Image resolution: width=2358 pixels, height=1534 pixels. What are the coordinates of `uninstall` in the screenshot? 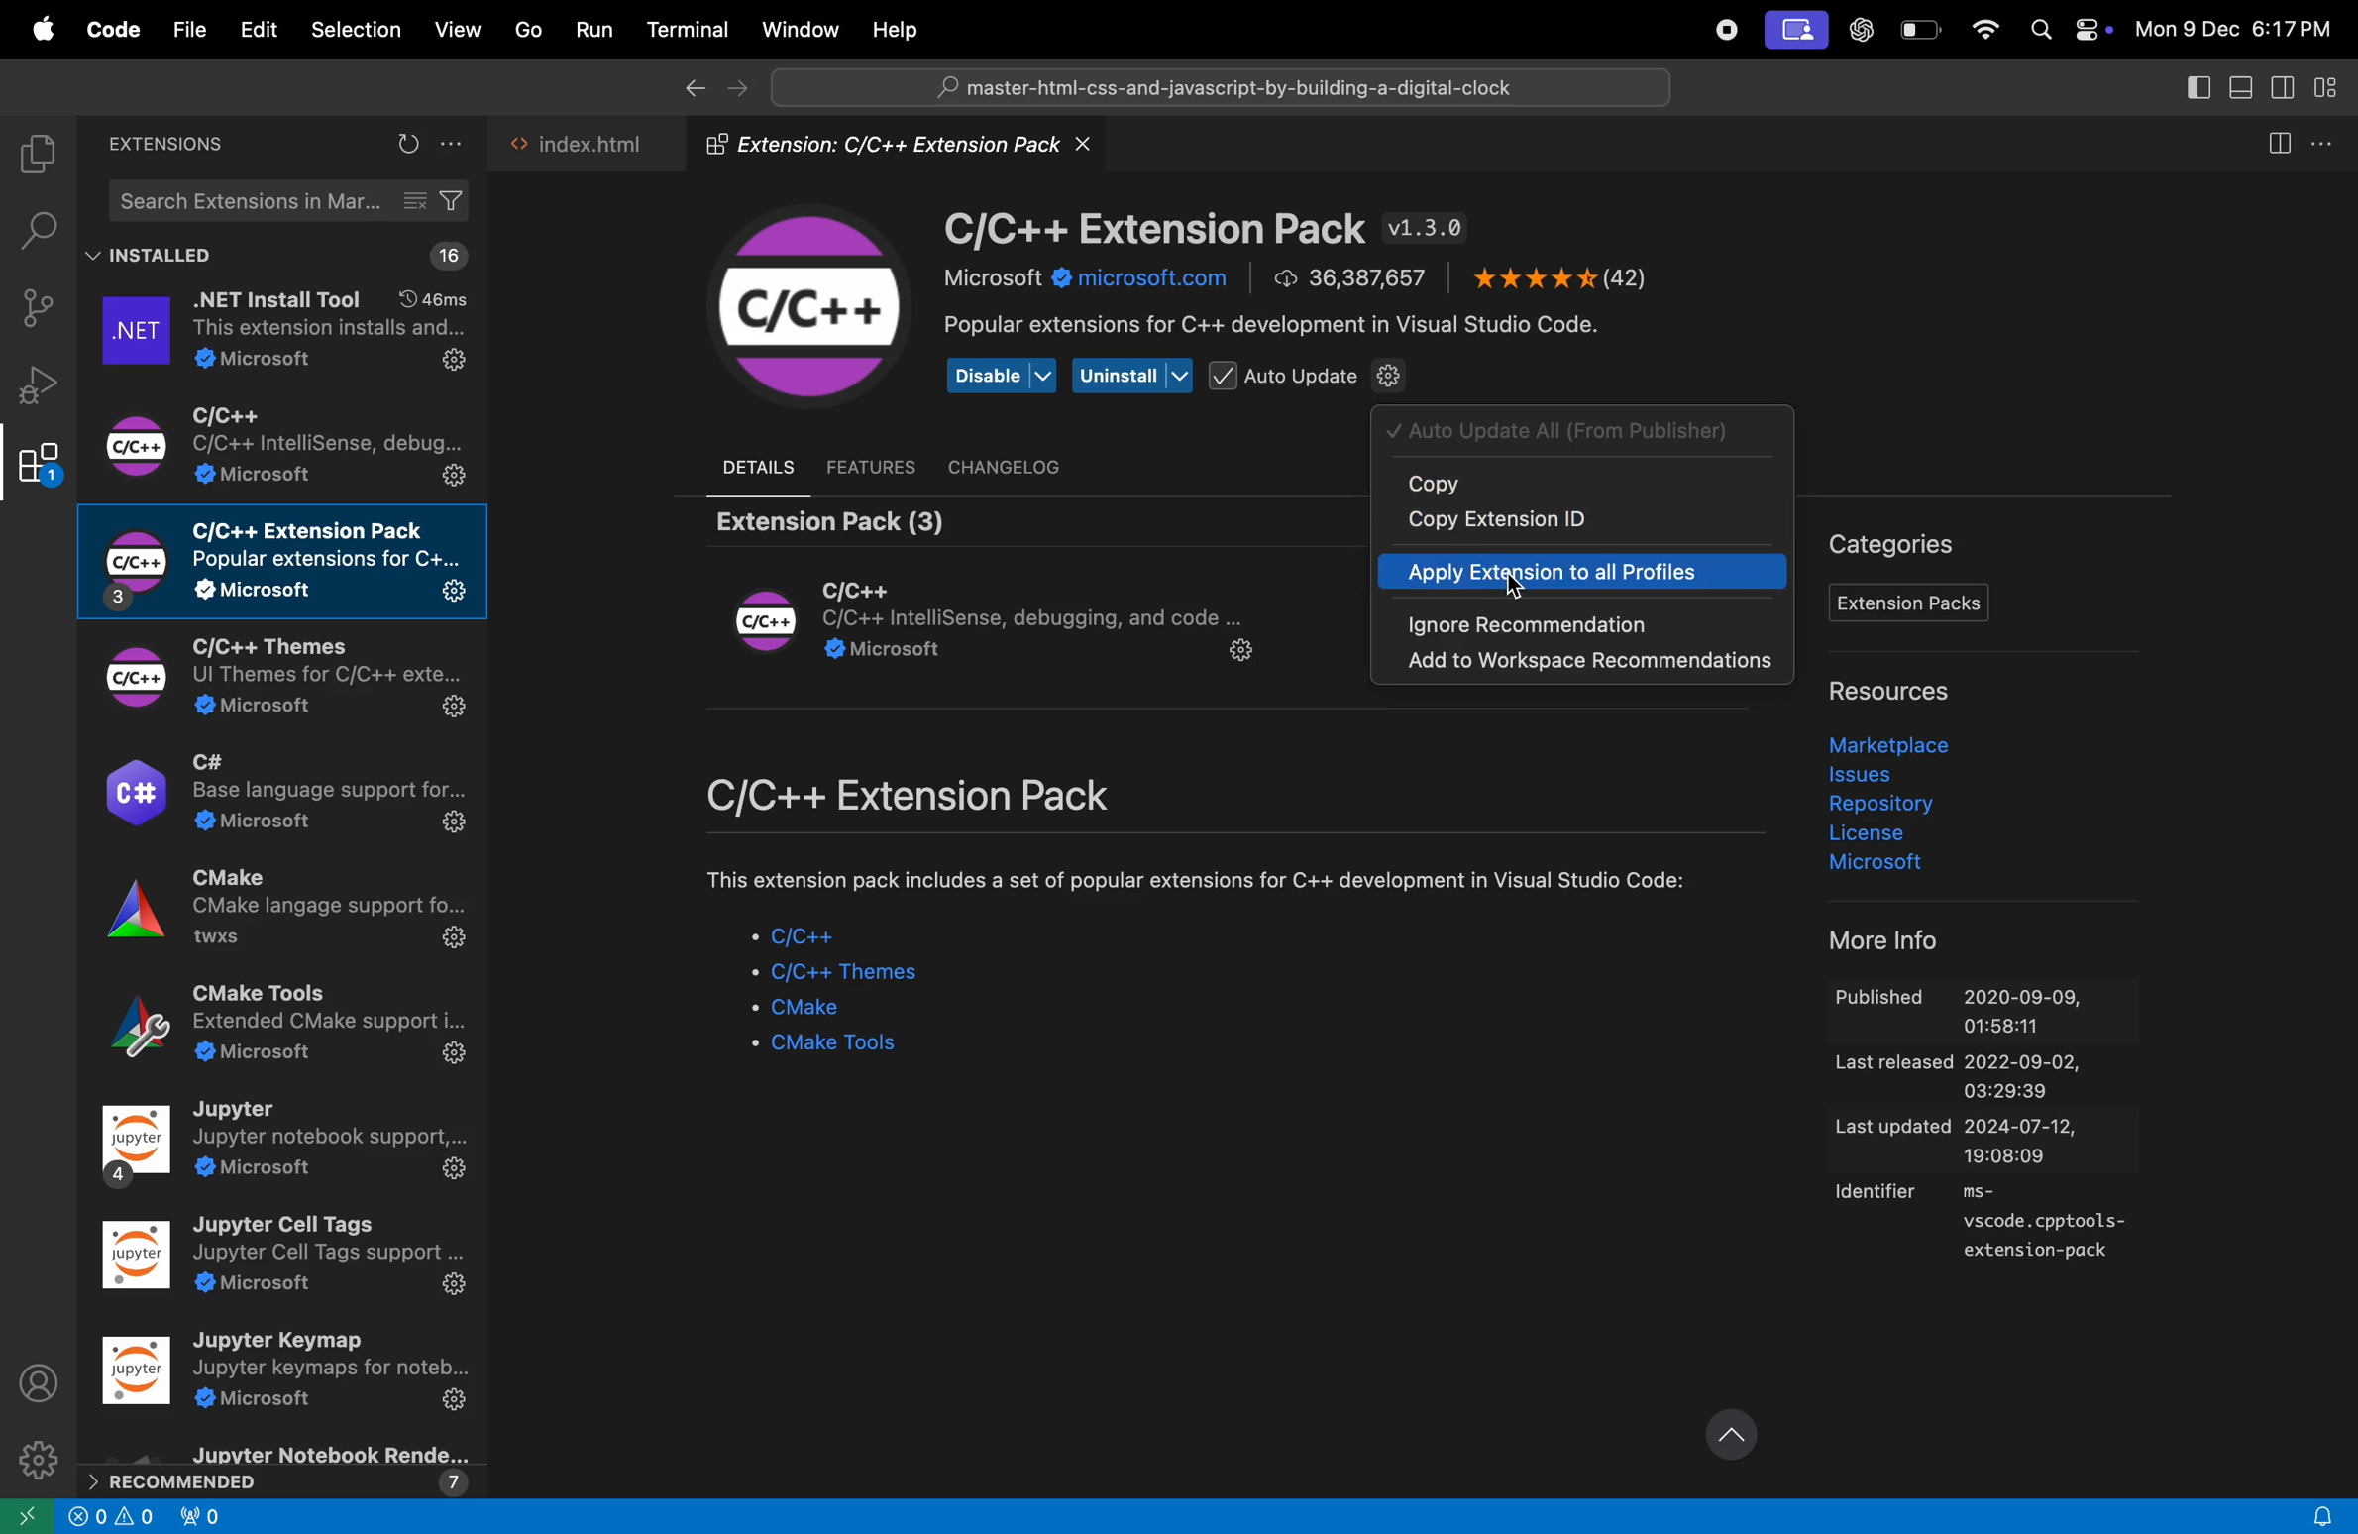 It's located at (1132, 376).